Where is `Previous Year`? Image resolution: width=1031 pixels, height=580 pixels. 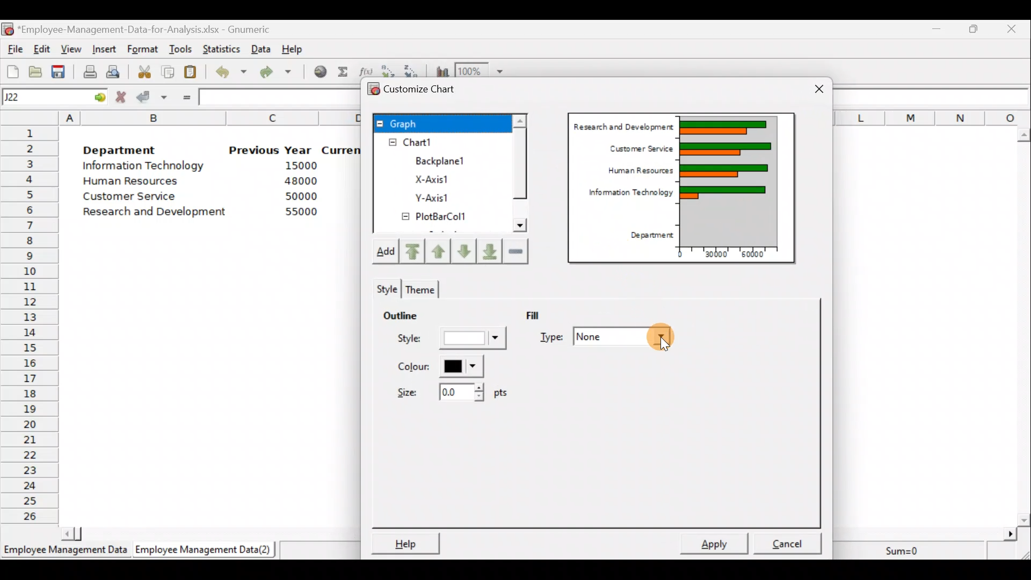
Previous Year is located at coordinates (271, 149).